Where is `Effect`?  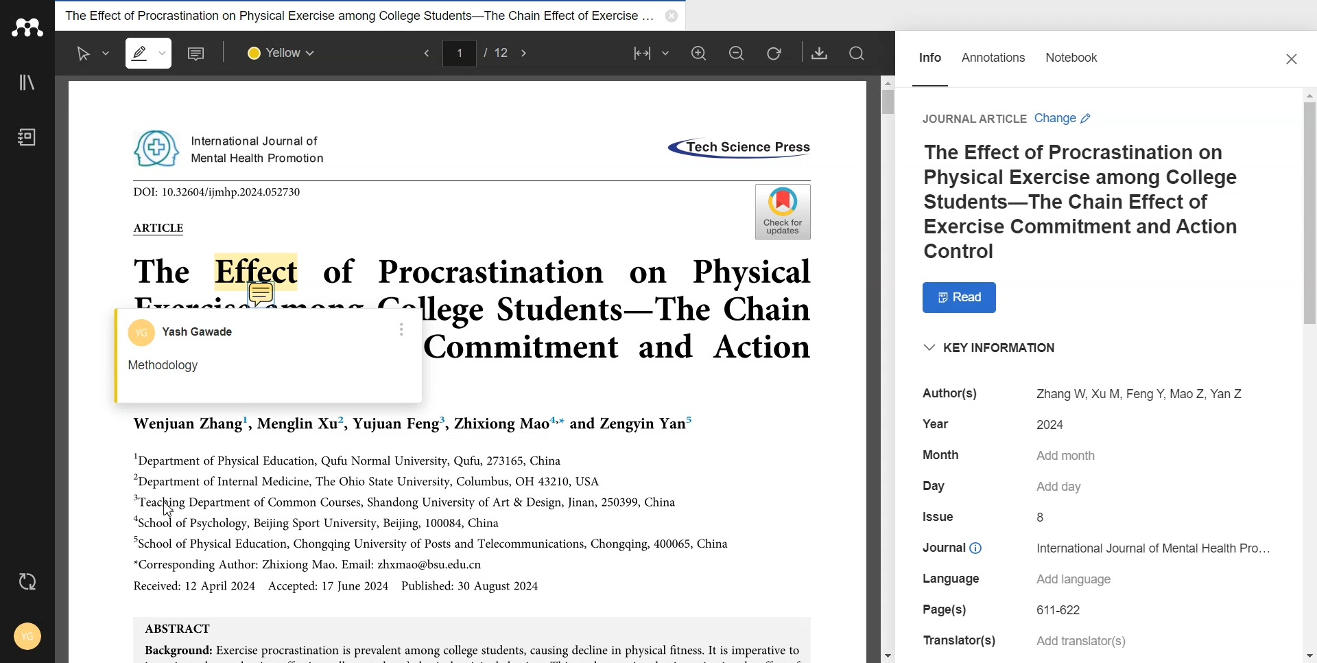 Effect is located at coordinates (254, 266).